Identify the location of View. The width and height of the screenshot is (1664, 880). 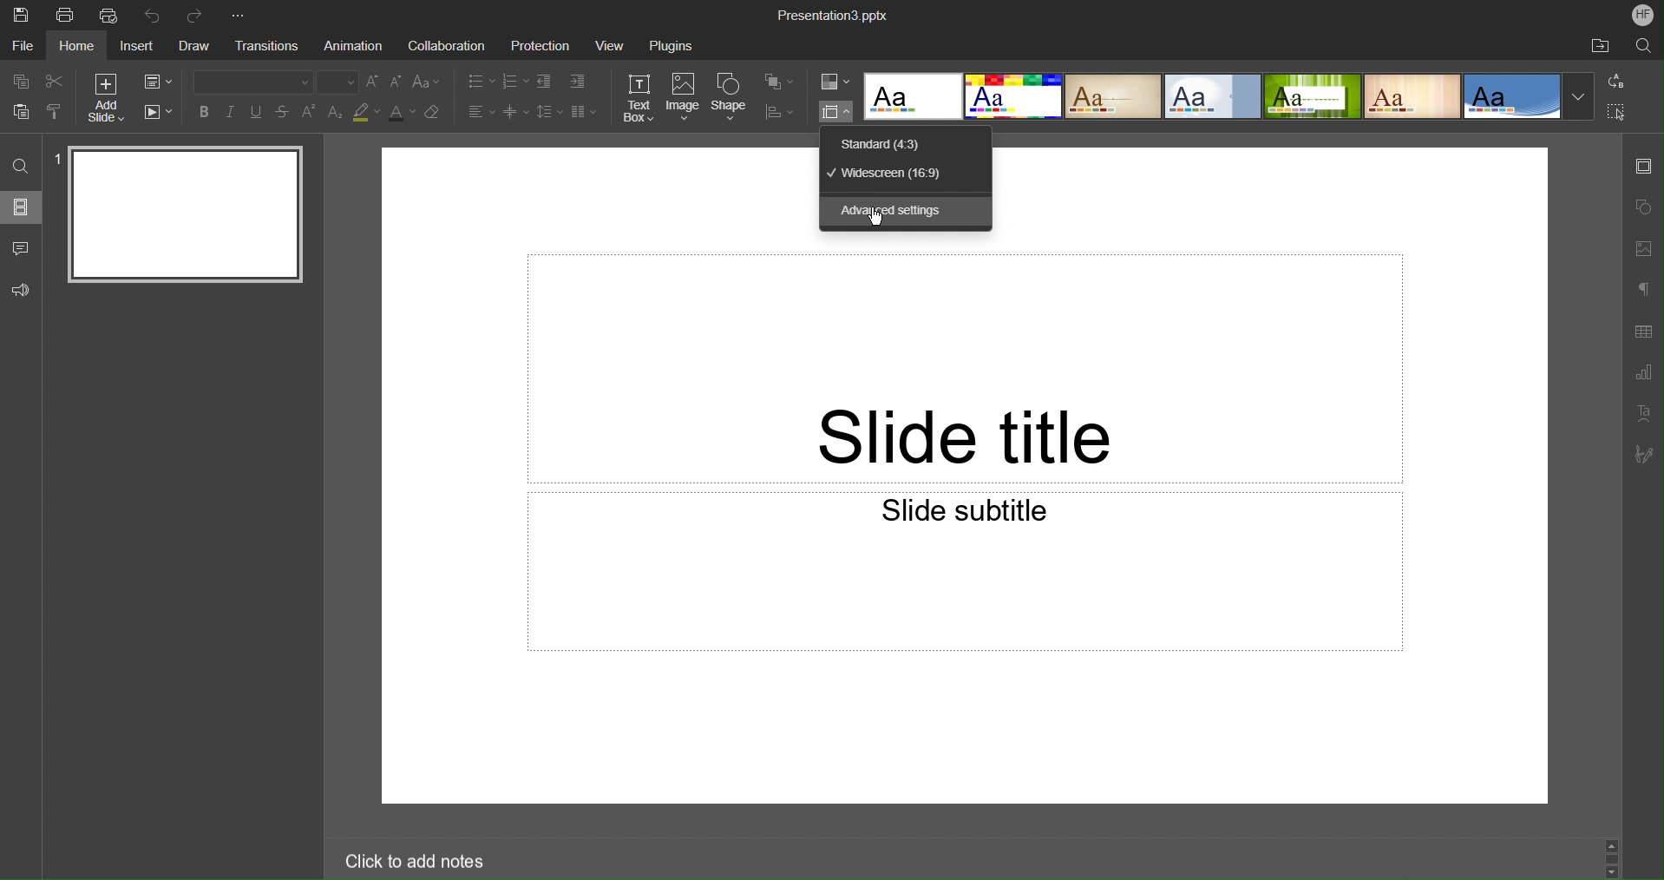
(607, 47).